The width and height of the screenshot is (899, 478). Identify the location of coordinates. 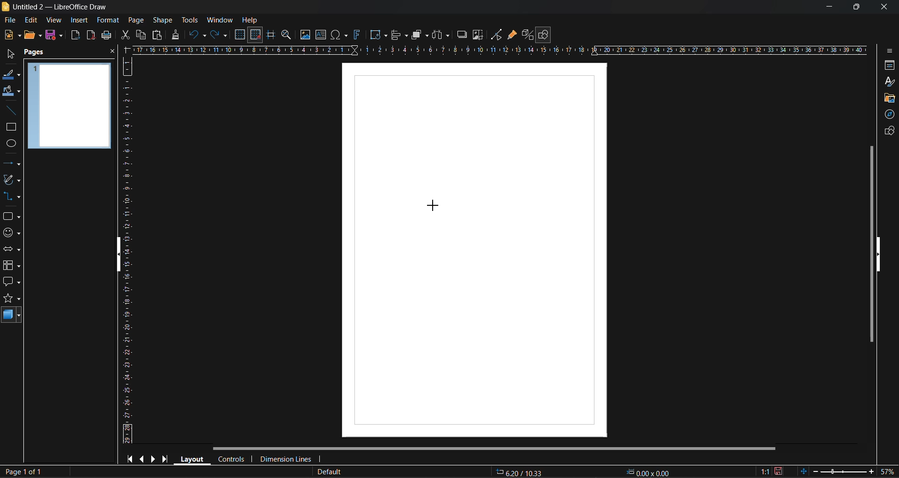
(588, 471).